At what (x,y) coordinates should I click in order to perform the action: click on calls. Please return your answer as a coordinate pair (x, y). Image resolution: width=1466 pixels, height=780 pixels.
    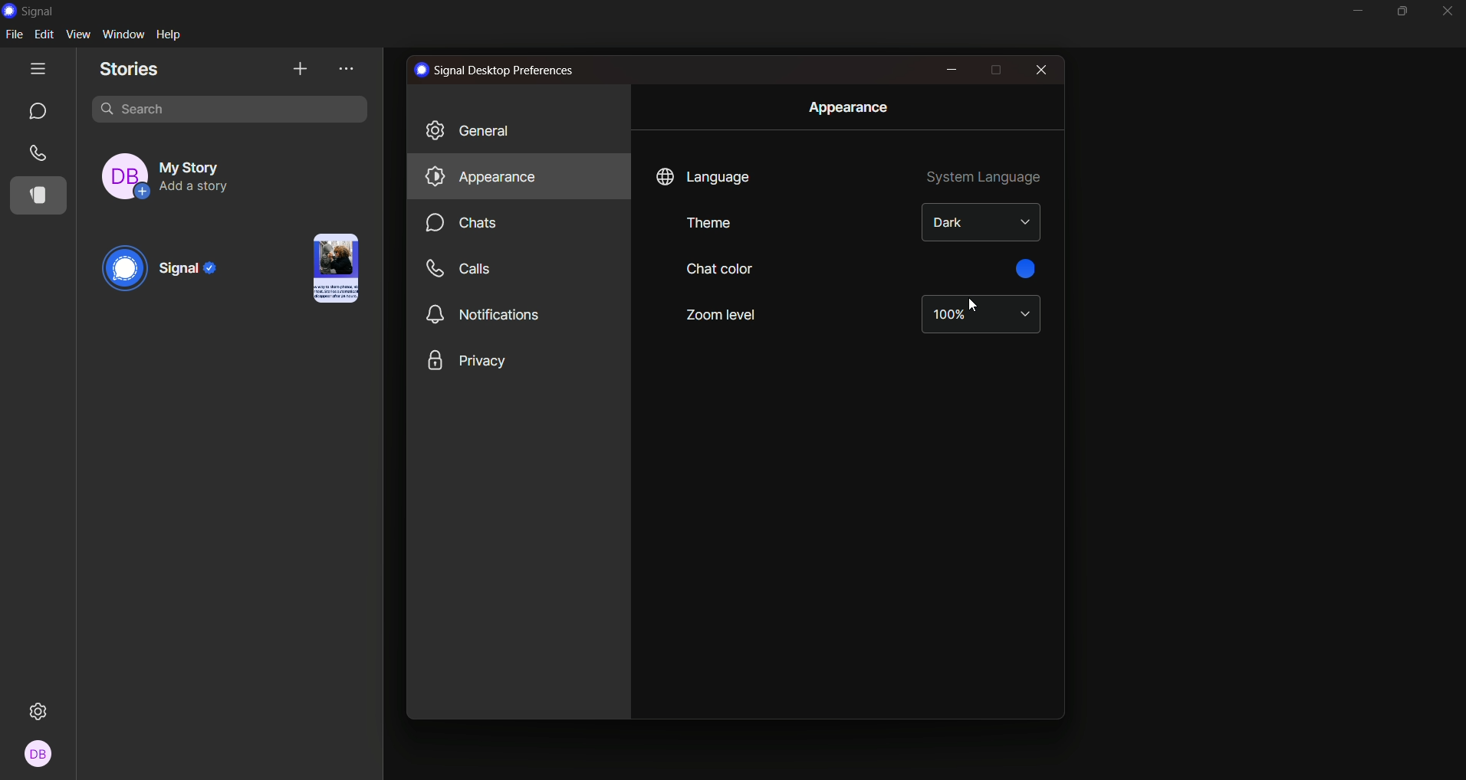
    Looking at the image, I should click on (463, 269).